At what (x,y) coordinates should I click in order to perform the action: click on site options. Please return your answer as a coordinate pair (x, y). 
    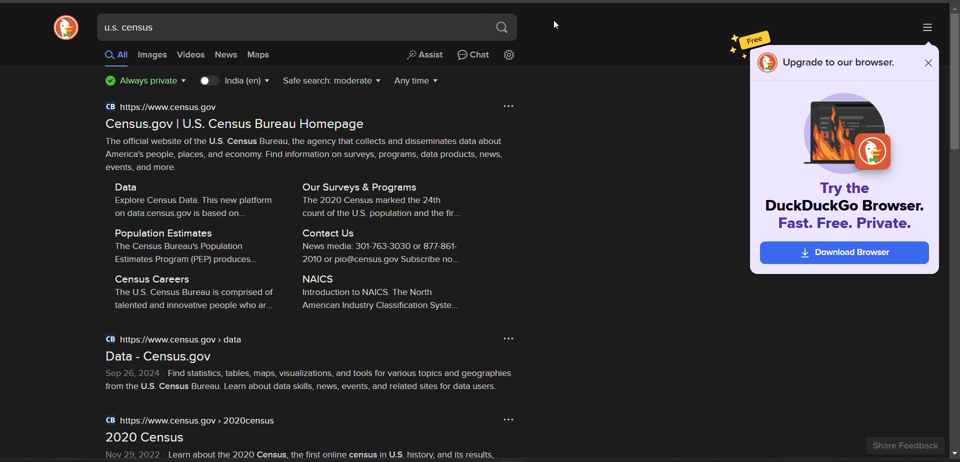
    Looking at the image, I should click on (510, 105).